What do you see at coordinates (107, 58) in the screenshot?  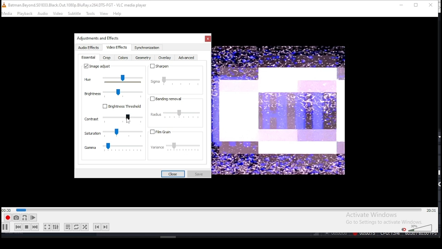 I see `crop` at bounding box center [107, 58].